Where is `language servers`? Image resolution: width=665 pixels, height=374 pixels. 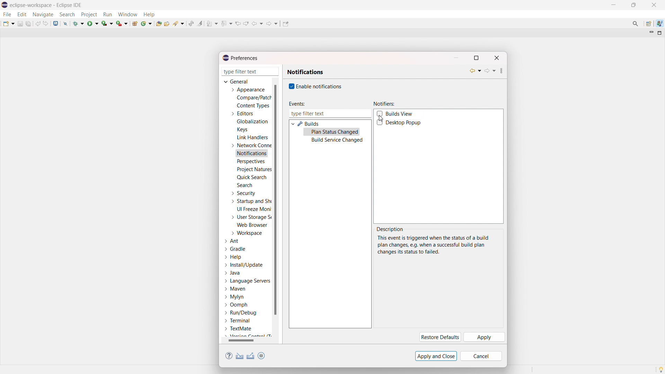 language servers is located at coordinates (247, 281).